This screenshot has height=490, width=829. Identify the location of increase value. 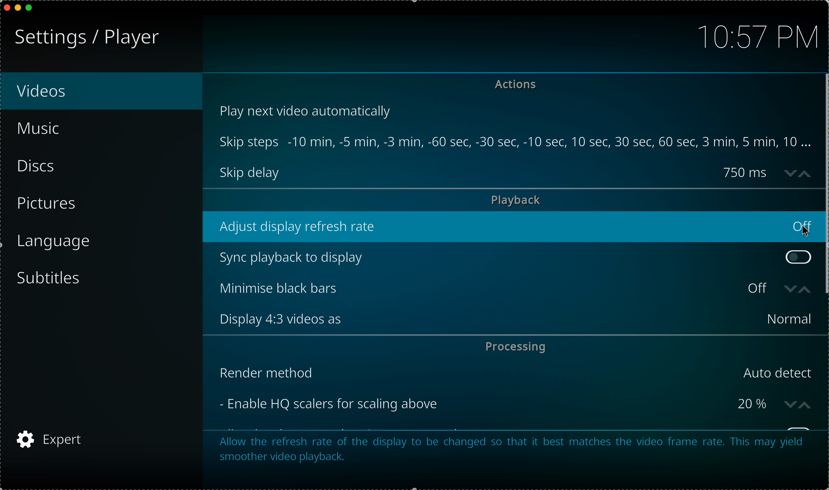
(808, 403).